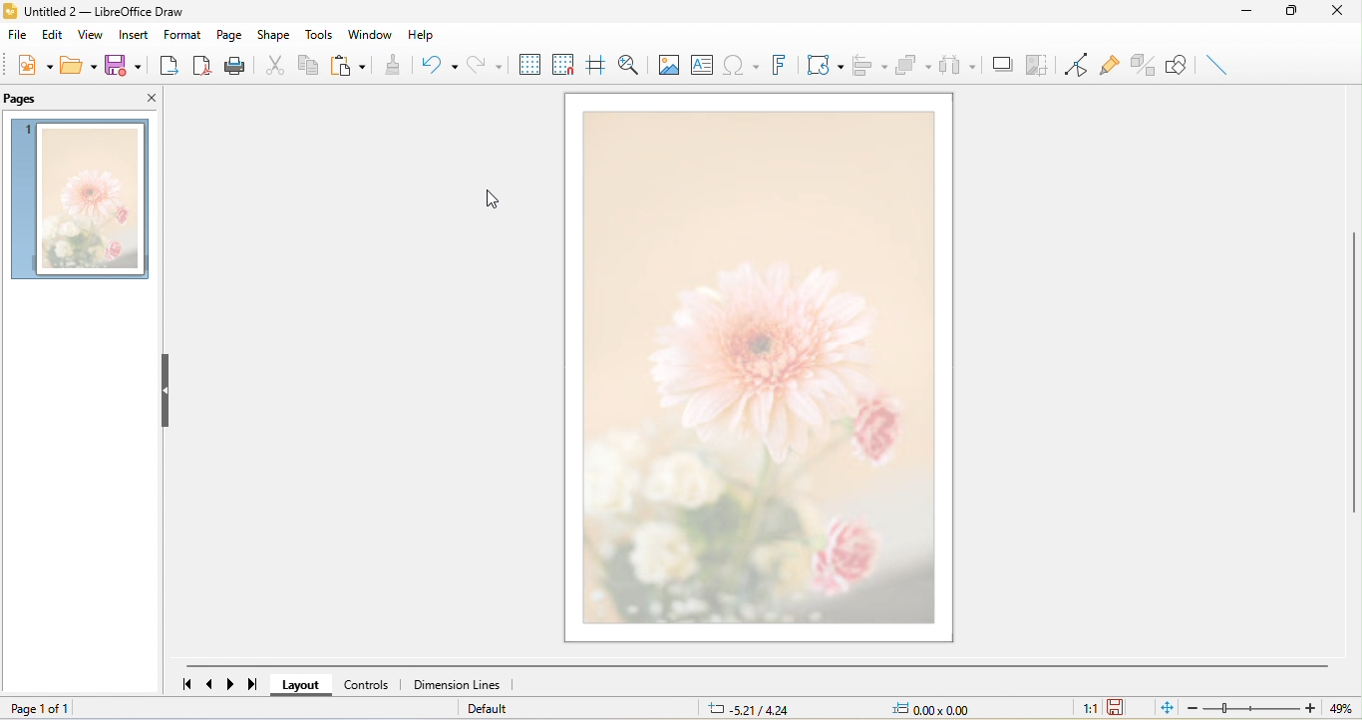 This screenshot has width=1362, height=720. What do you see at coordinates (1217, 64) in the screenshot?
I see `insert line` at bounding box center [1217, 64].